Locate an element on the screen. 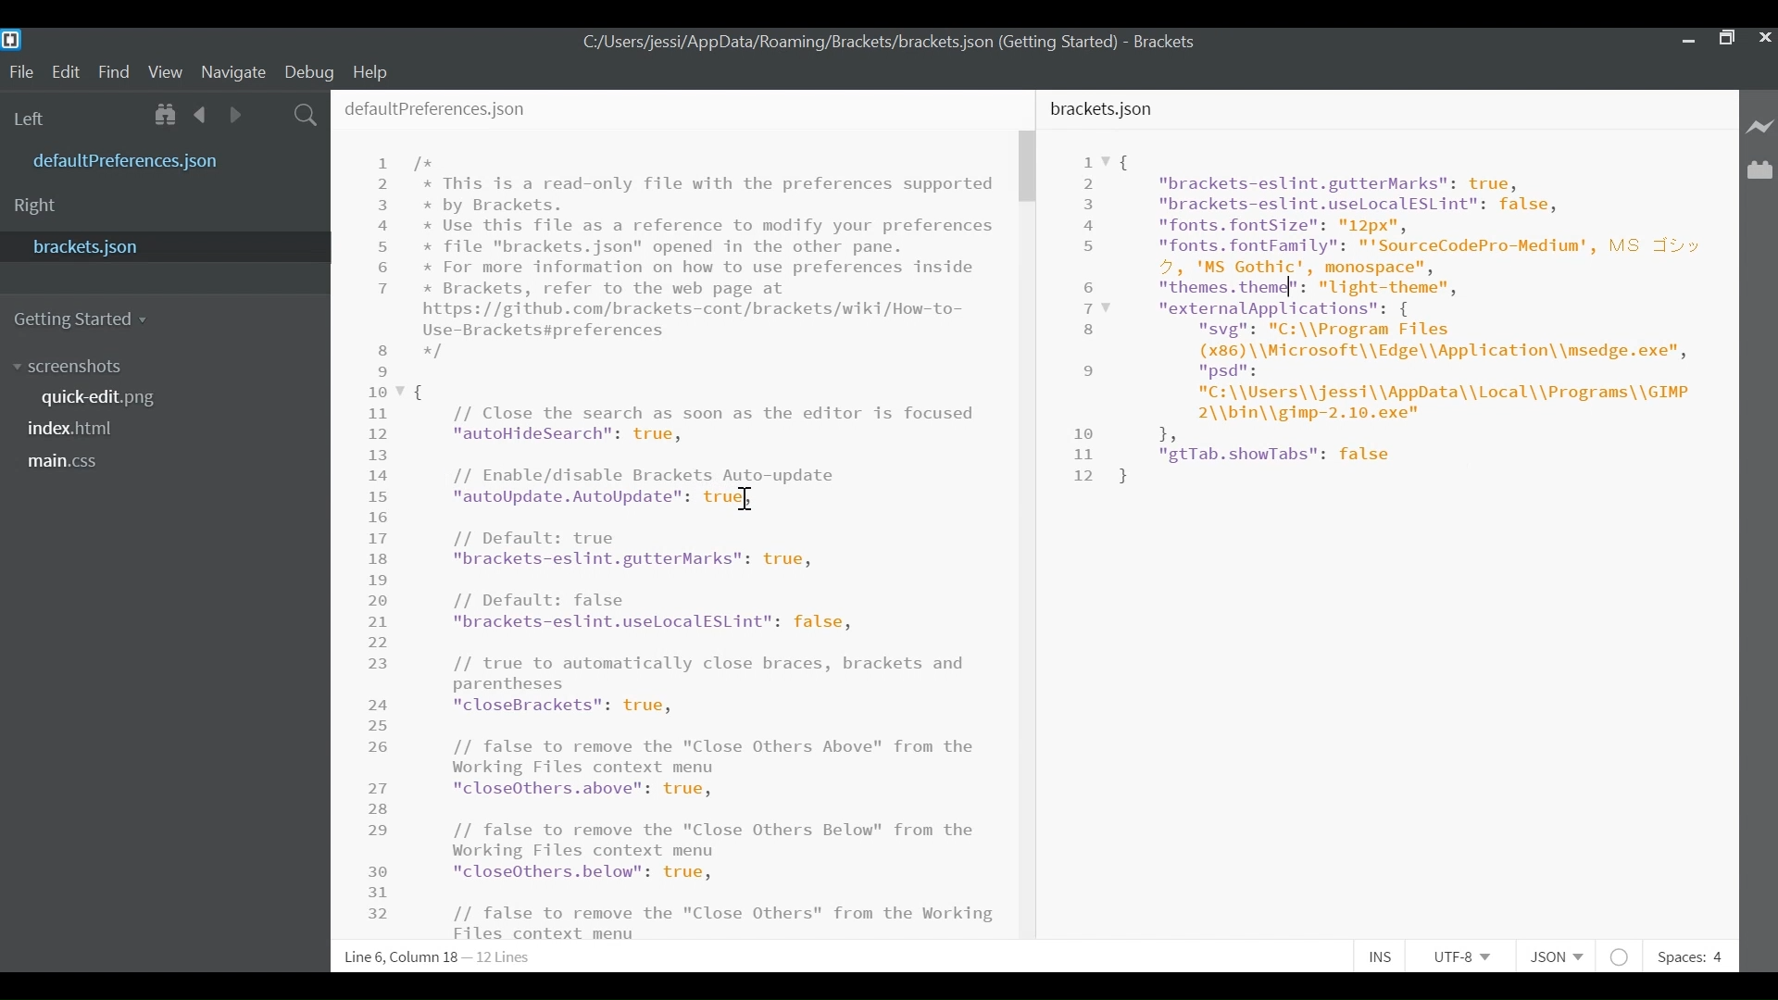 The height and width of the screenshot is (1000, 1778). Show Files in tree is located at coordinates (168, 114).